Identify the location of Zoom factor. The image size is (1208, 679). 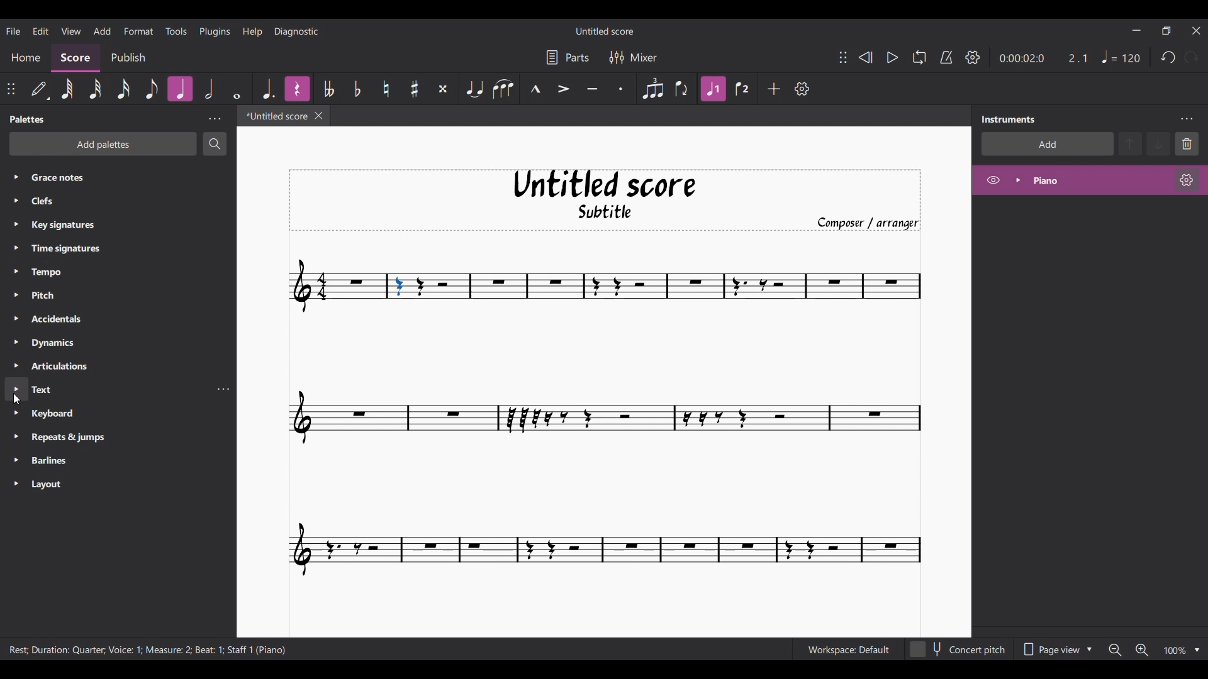
(1175, 650).